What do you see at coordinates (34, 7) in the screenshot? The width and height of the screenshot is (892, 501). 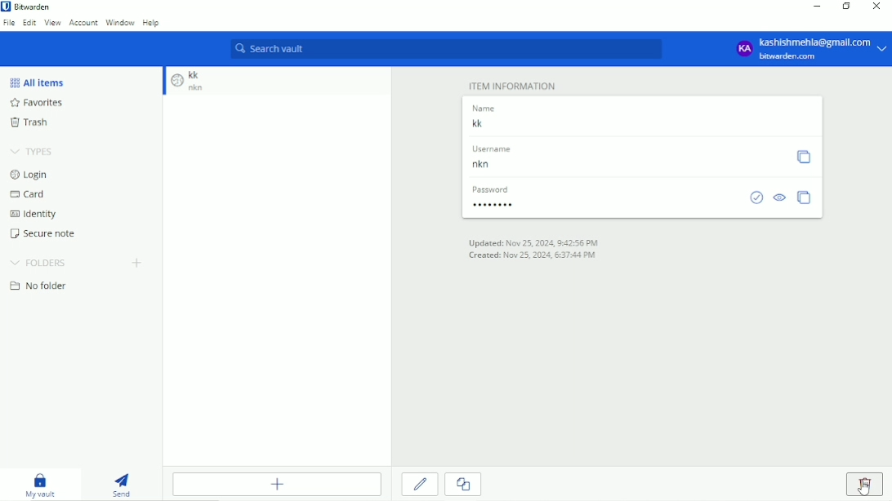 I see `Bitwarden` at bounding box center [34, 7].